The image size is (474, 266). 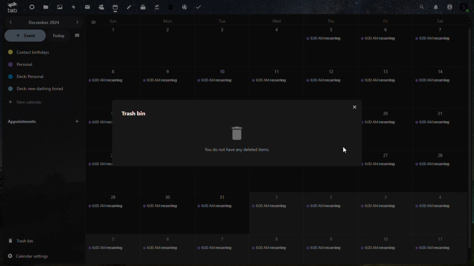 I want to click on 3, so click(x=381, y=212).